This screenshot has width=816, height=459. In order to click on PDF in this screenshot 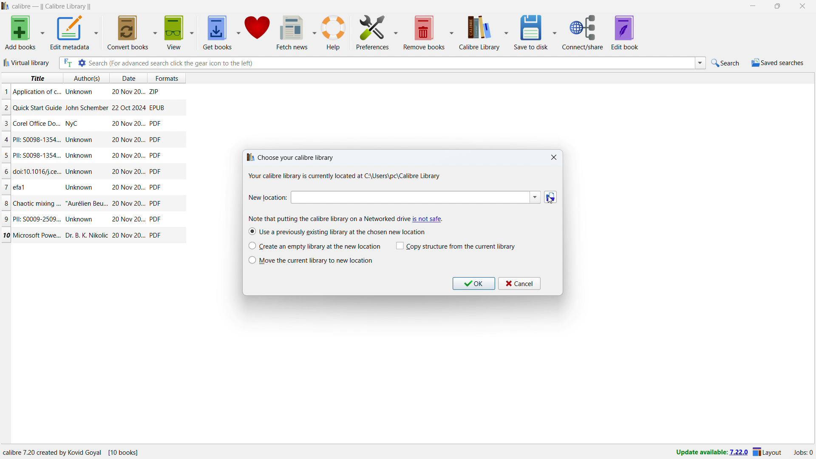, I will do `click(155, 123)`.